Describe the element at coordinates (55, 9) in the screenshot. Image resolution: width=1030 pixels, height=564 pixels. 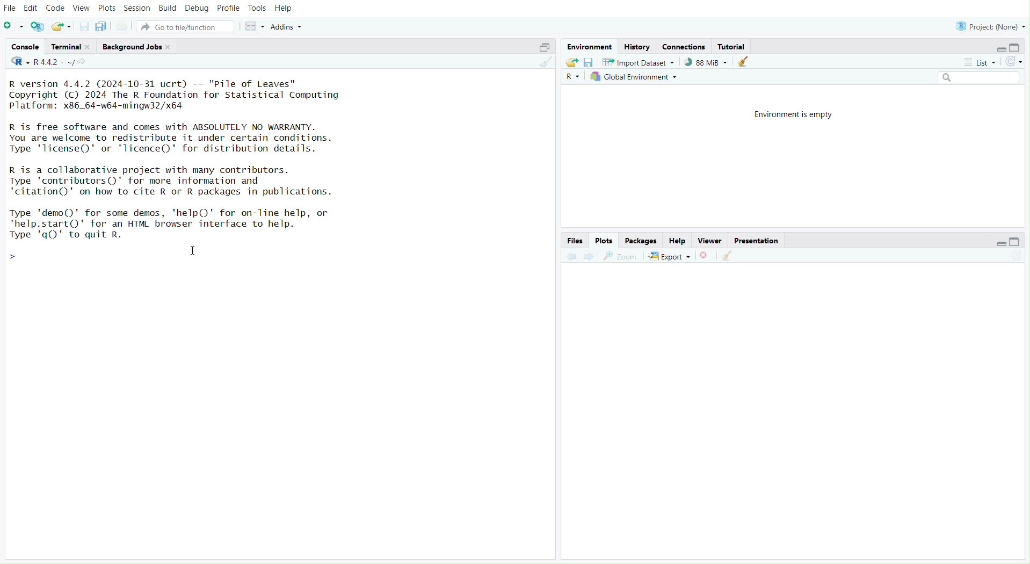
I see `Code` at that location.